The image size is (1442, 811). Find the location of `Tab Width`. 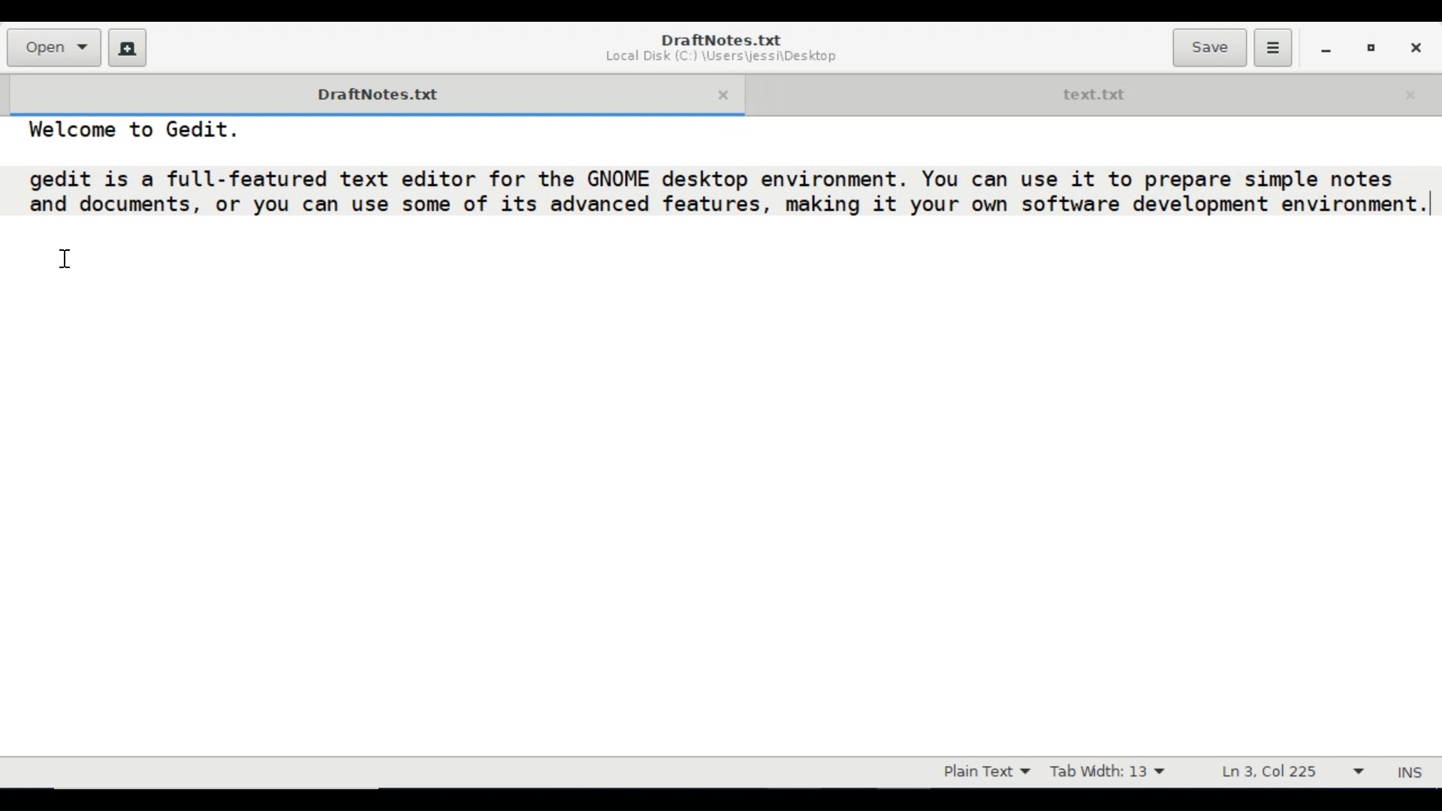

Tab Width is located at coordinates (1107, 772).